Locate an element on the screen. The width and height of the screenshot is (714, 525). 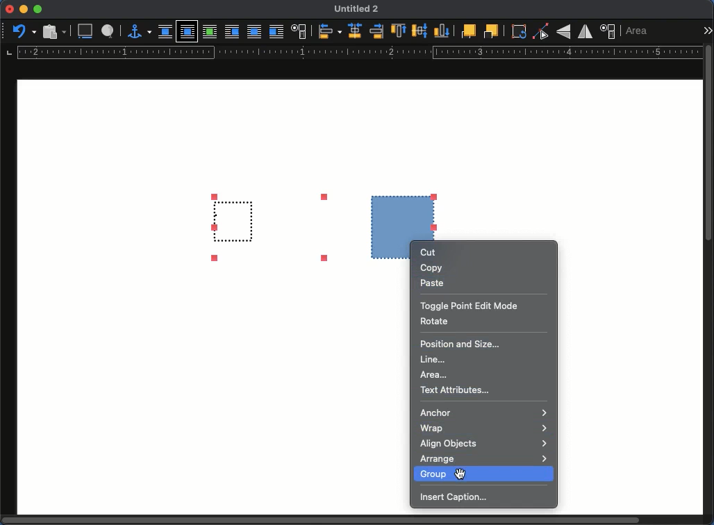
area is located at coordinates (433, 375).